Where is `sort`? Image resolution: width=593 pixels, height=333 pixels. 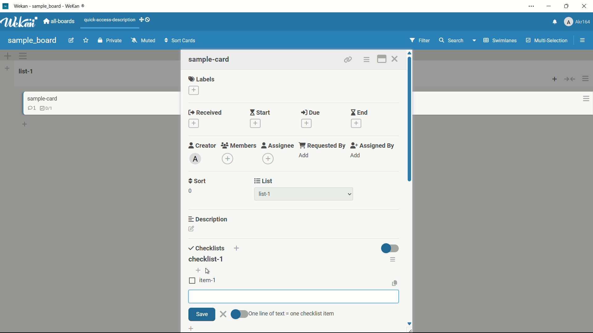
sort is located at coordinates (197, 182).